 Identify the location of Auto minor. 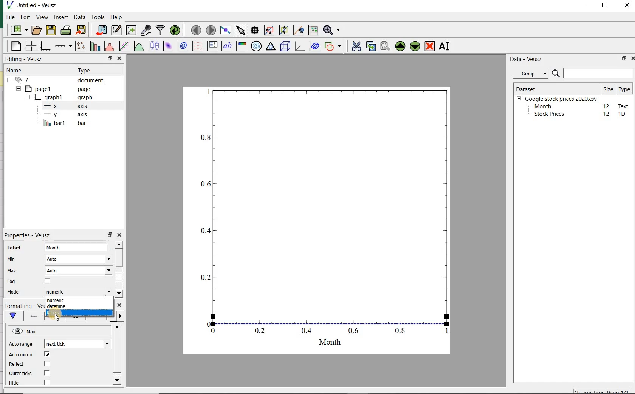
(21, 355).